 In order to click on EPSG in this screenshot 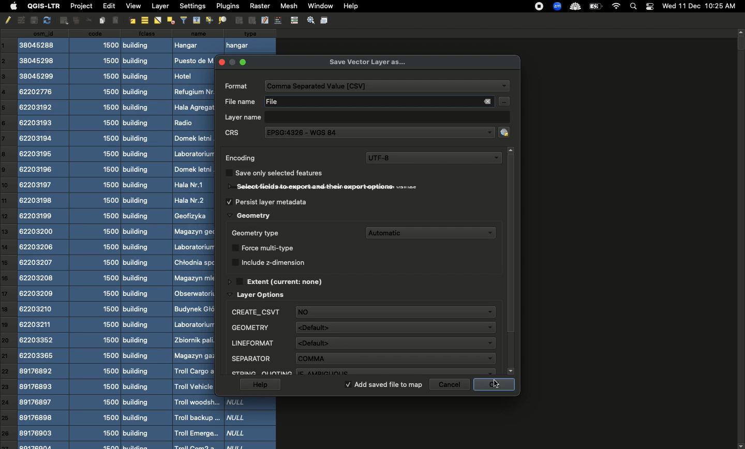, I will do `click(385, 132)`.